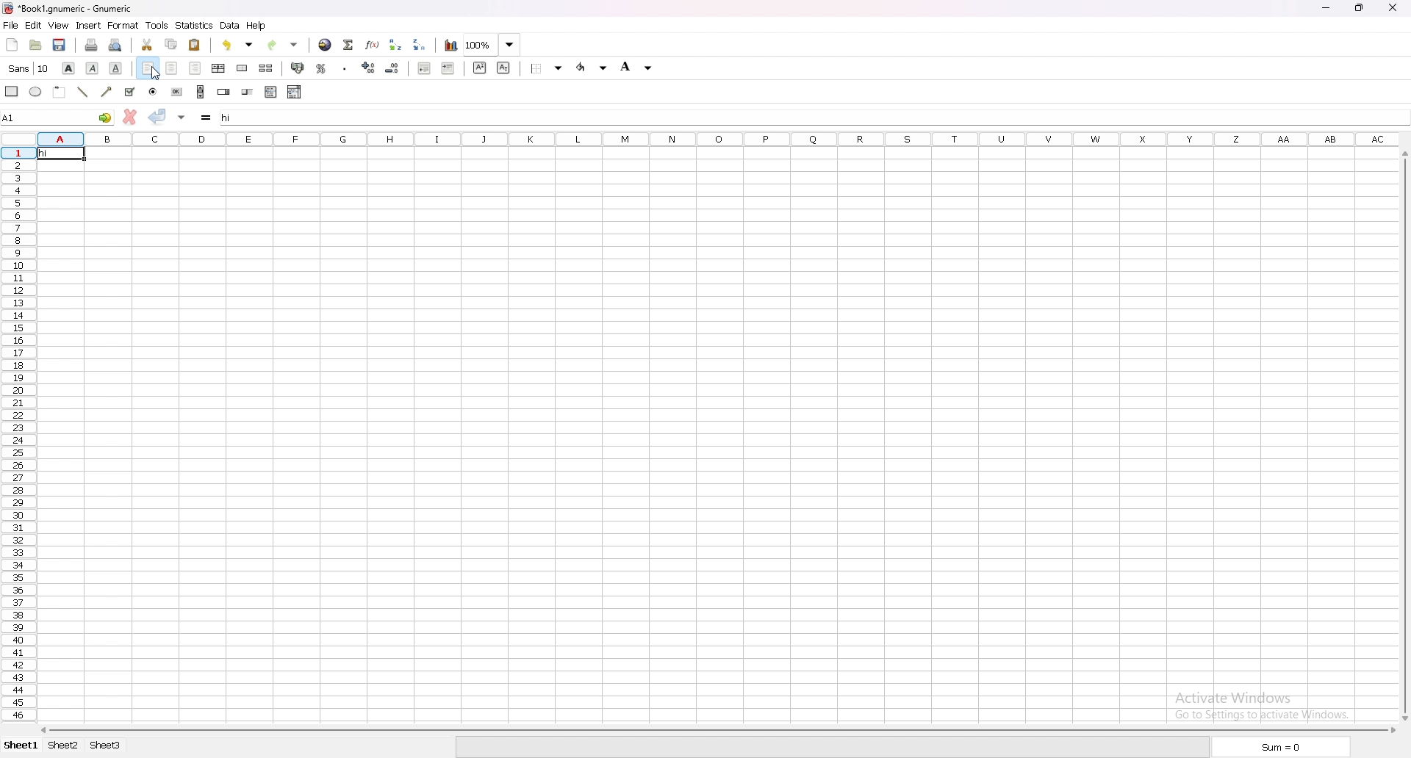  I want to click on print, so click(91, 45).